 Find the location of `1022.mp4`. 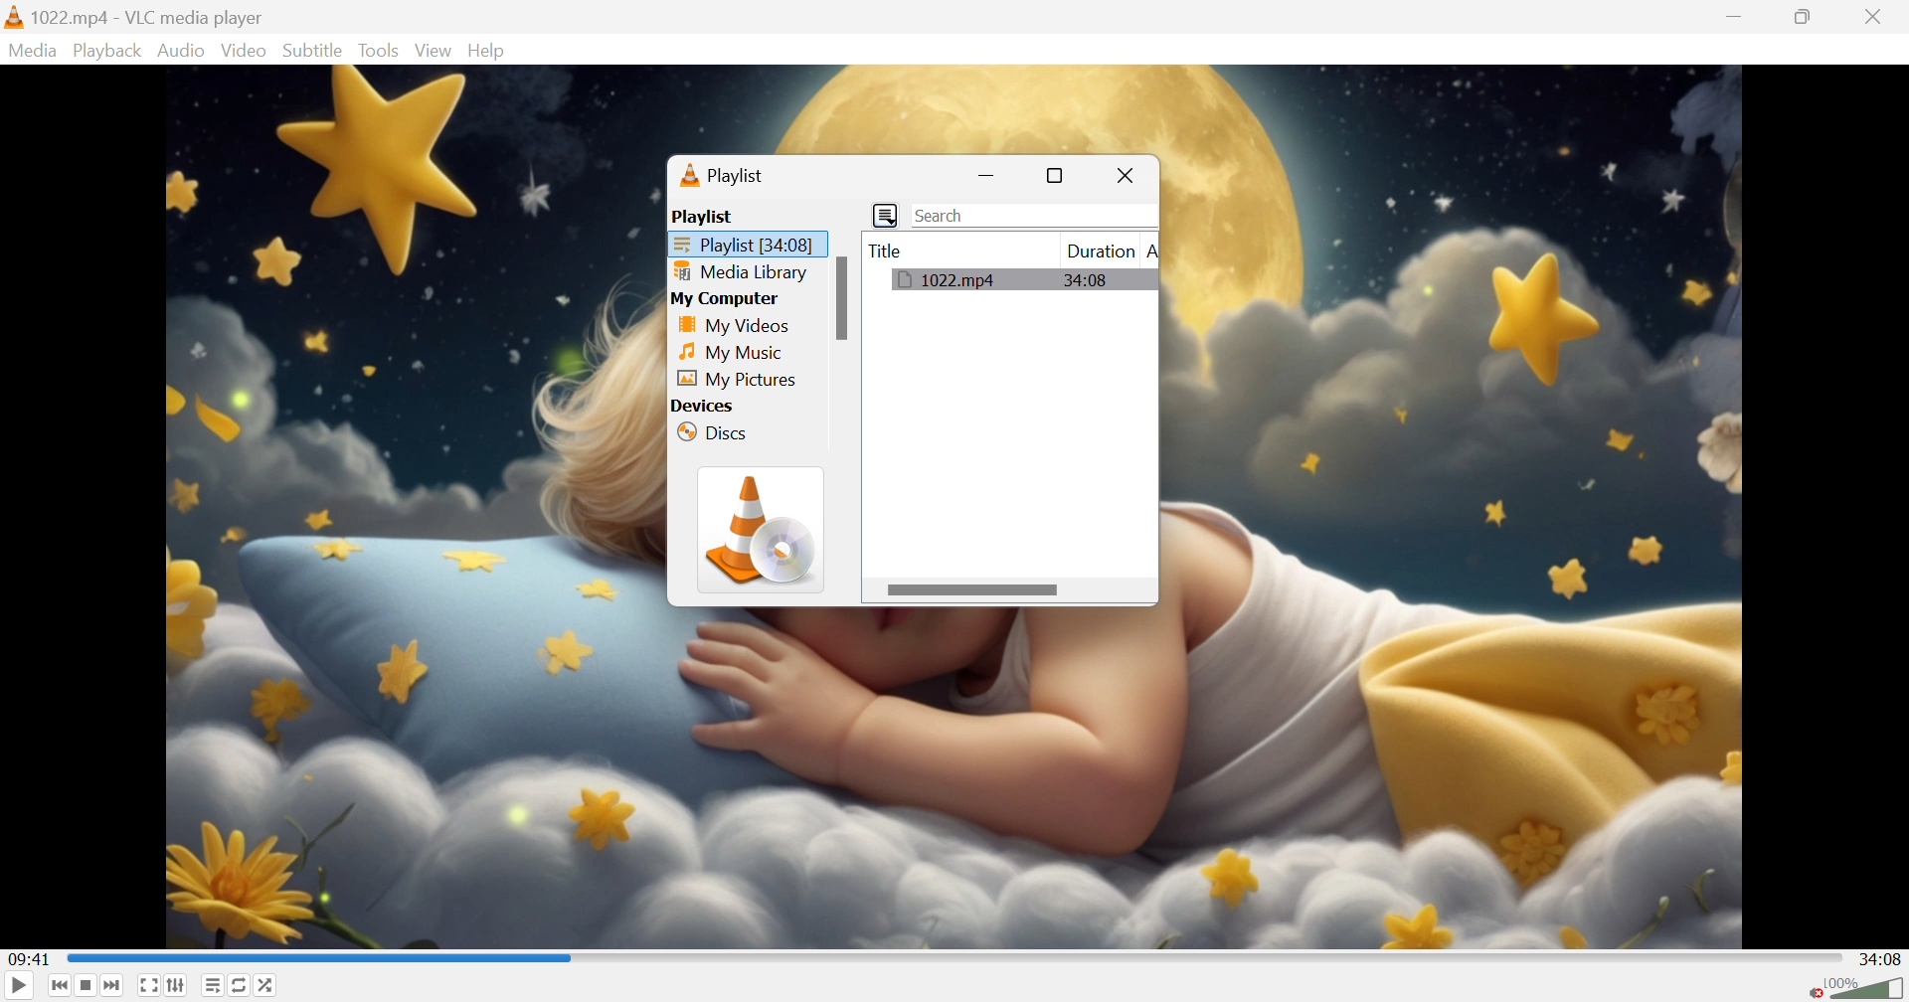

1022.mp4 is located at coordinates (953, 279).